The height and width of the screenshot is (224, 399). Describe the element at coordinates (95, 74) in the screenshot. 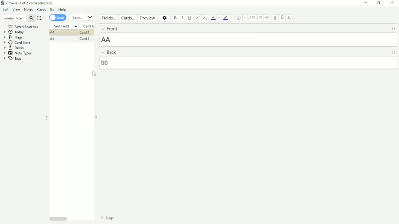

I see `Cursor` at that location.